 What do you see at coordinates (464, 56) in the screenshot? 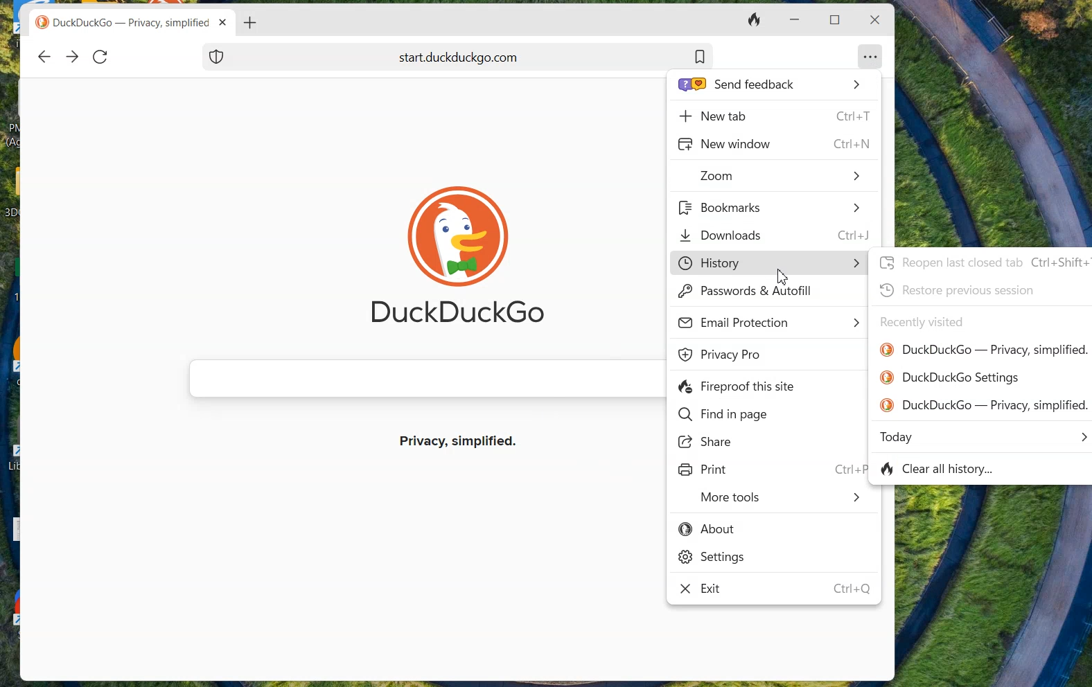
I see `start.duckduckgo.com` at bounding box center [464, 56].